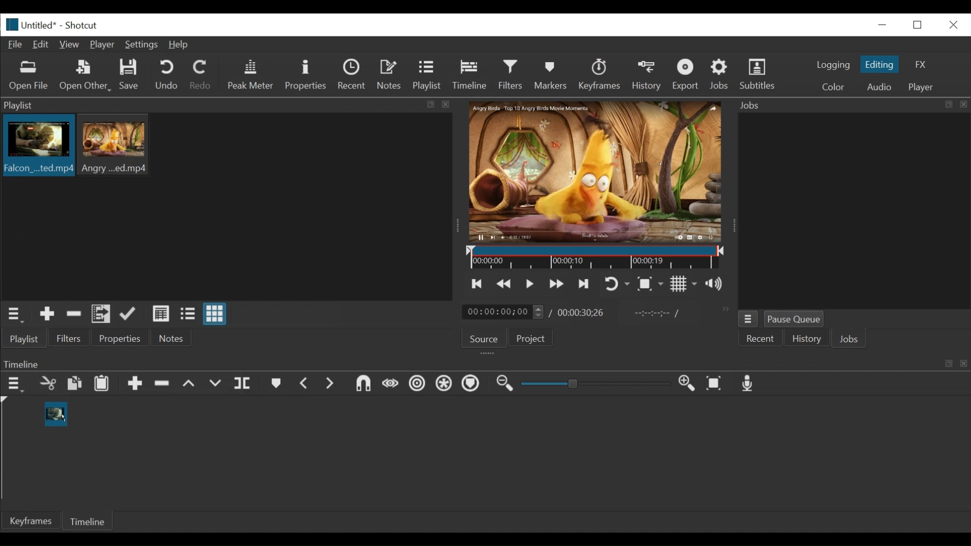 This screenshot has height=546, width=971. What do you see at coordinates (32, 521) in the screenshot?
I see `Keyframes` at bounding box center [32, 521].